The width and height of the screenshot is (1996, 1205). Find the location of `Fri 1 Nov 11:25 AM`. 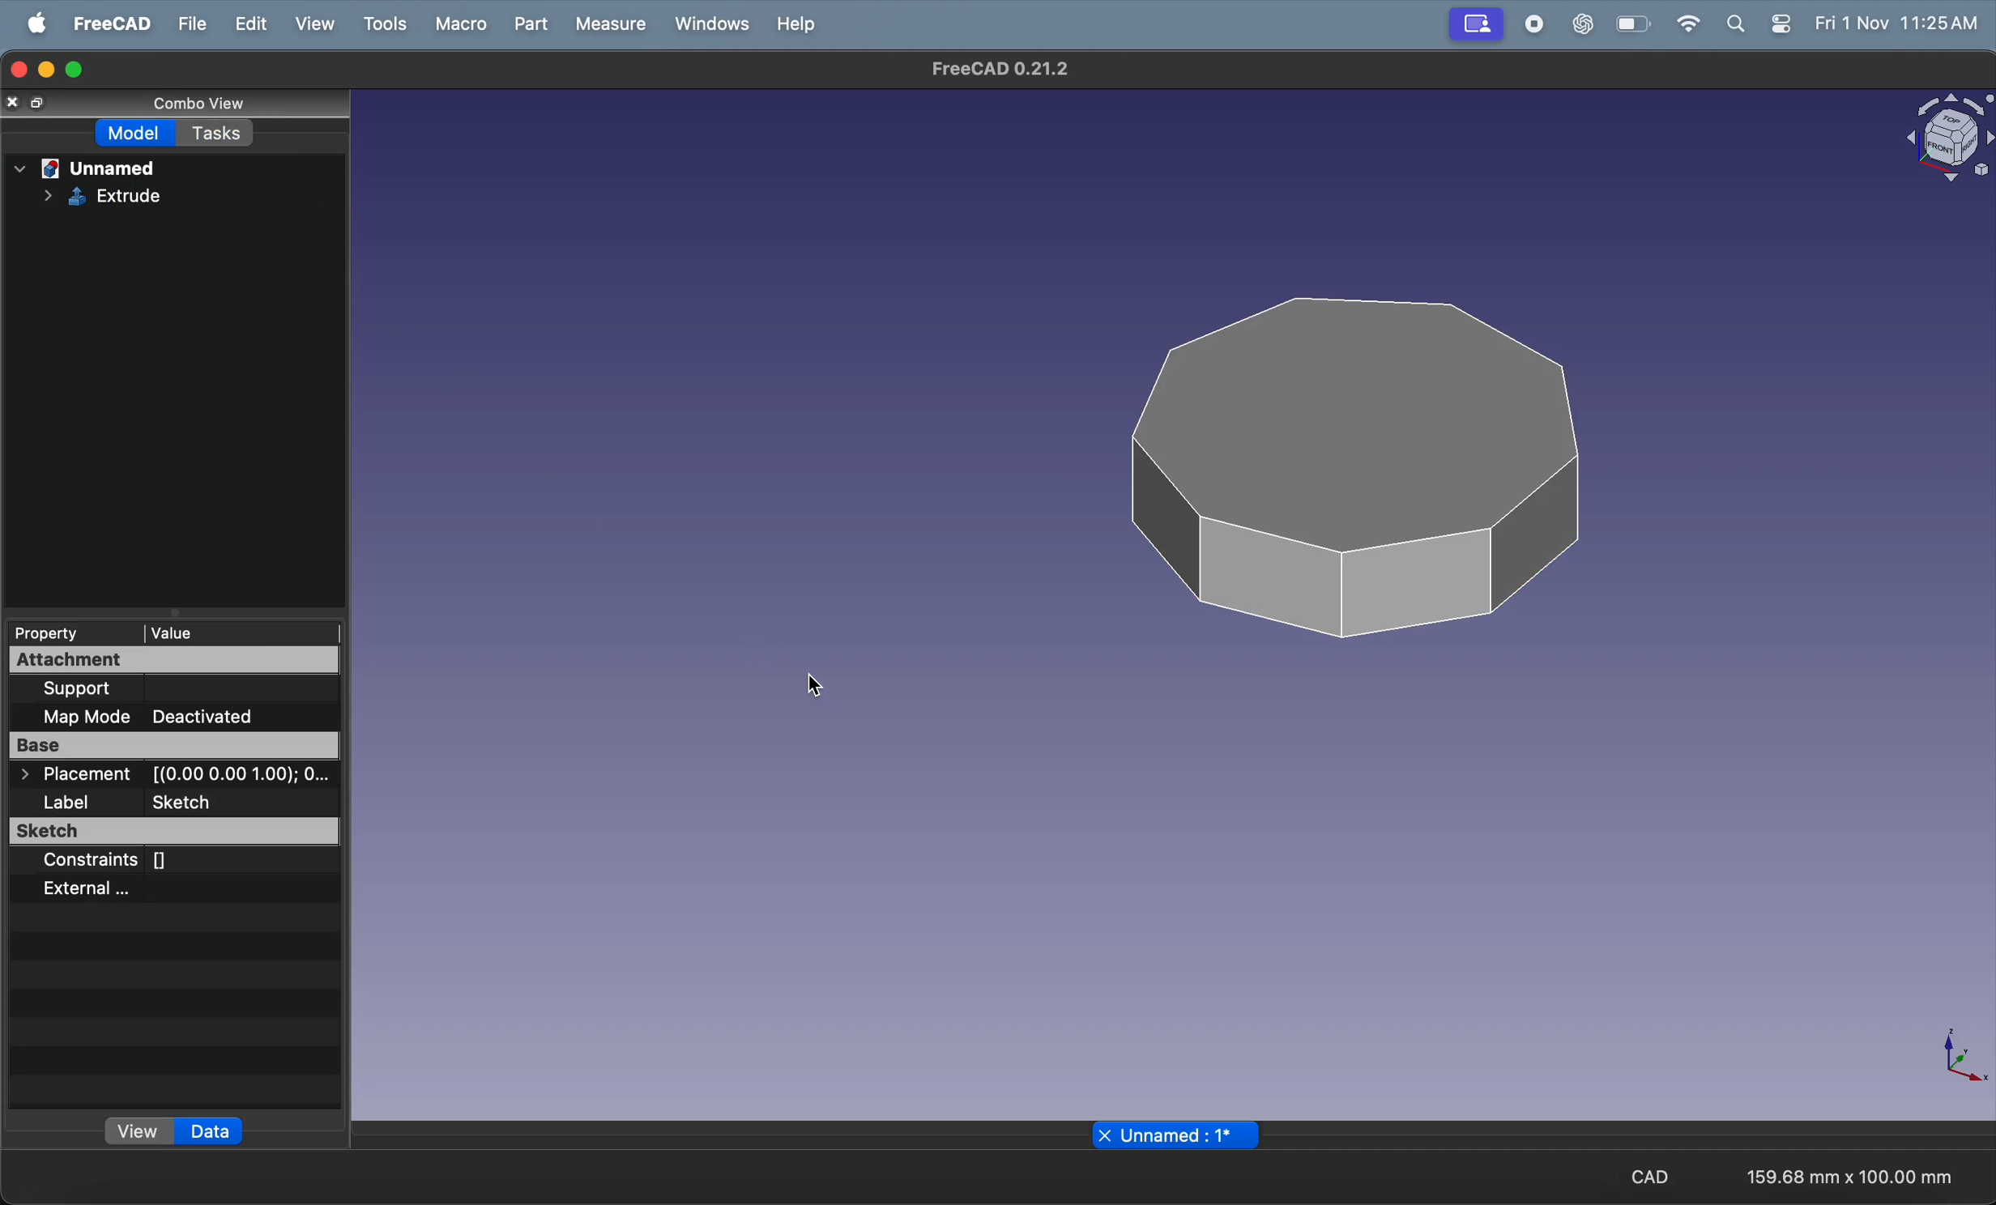

Fri 1 Nov 11:25 AM is located at coordinates (1898, 24).